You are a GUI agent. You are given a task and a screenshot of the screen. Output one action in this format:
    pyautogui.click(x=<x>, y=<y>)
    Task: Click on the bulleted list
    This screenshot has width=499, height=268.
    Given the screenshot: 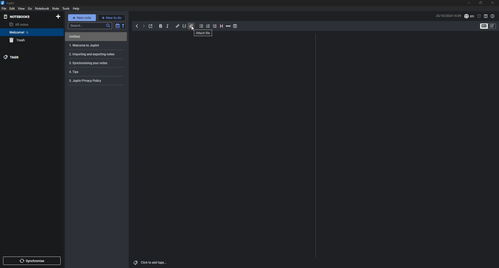 What is the action you would take?
    pyautogui.click(x=201, y=26)
    